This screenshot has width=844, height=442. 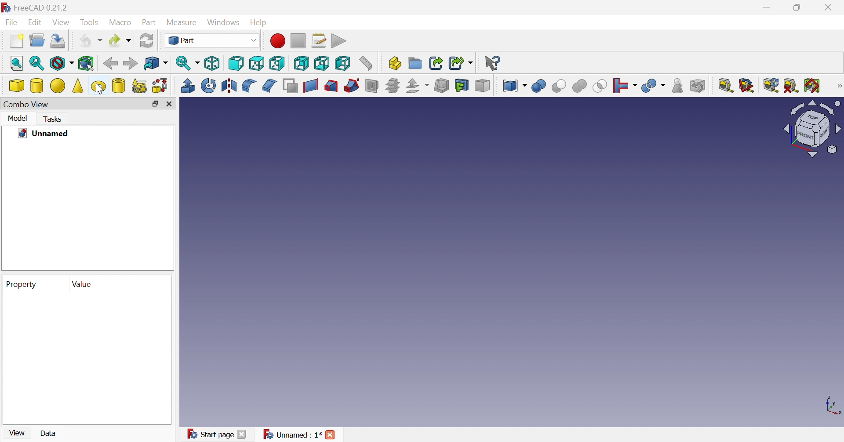 What do you see at coordinates (513, 86) in the screenshot?
I see `Compound tools` at bounding box center [513, 86].